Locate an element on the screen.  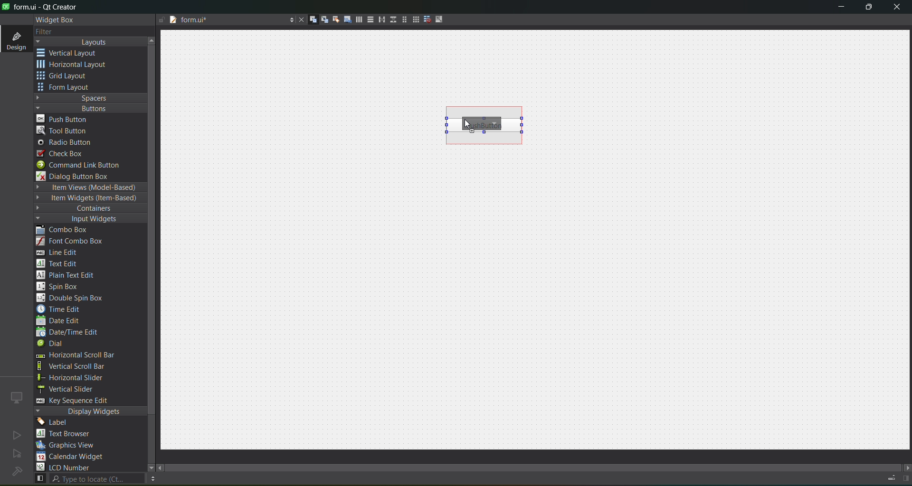
move up is located at coordinates (153, 39).